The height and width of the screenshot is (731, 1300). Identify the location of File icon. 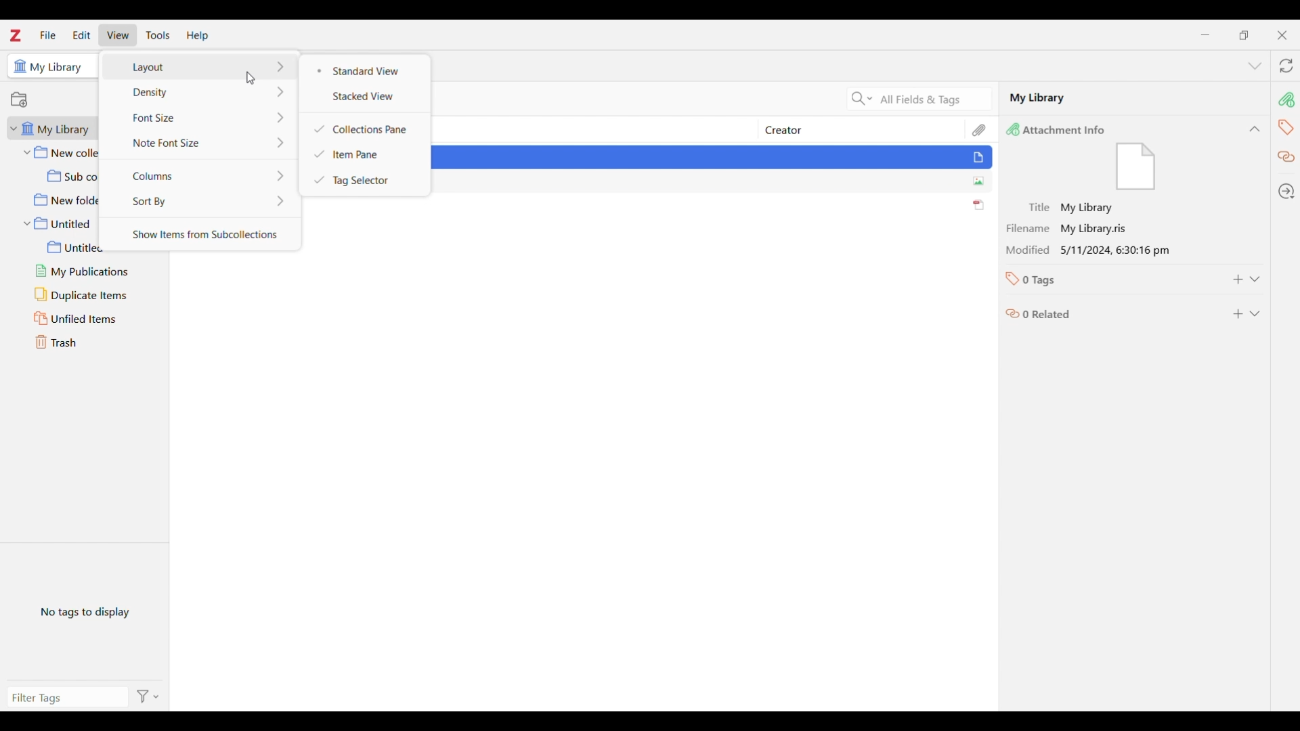
(1137, 169).